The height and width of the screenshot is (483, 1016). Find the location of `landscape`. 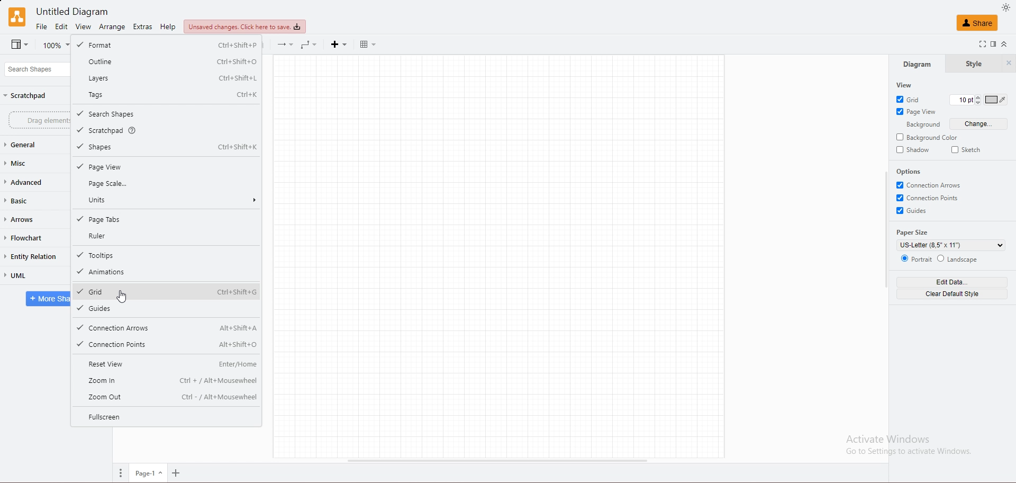

landscape is located at coordinates (963, 260).